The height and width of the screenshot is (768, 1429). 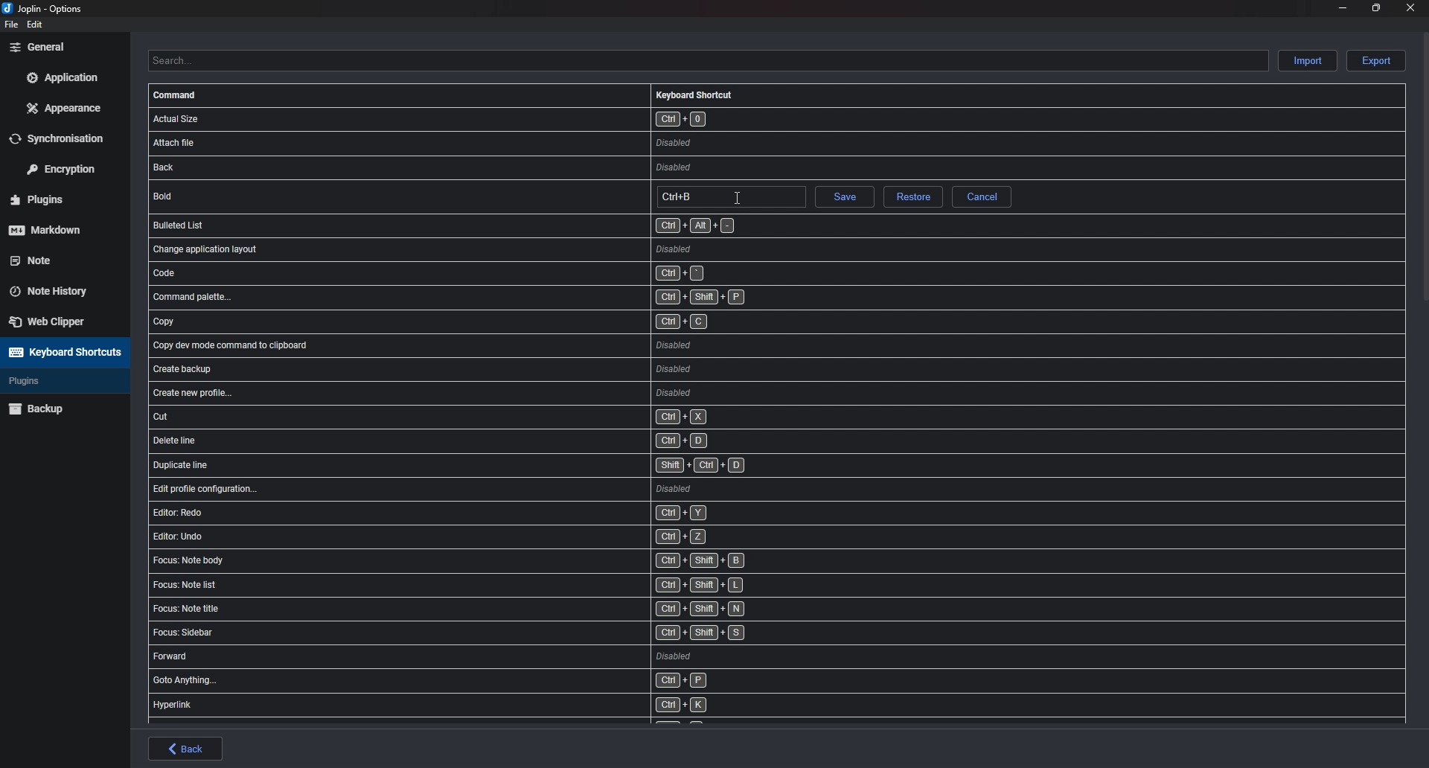 What do you see at coordinates (66, 138) in the screenshot?
I see `Synchronization` at bounding box center [66, 138].